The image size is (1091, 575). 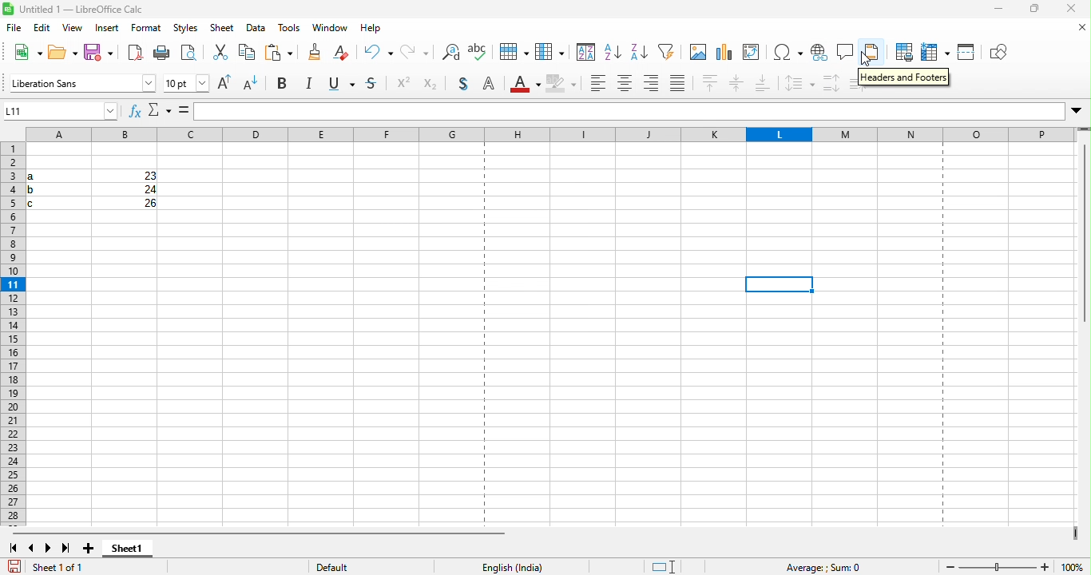 I want to click on chat, so click(x=695, y=54).